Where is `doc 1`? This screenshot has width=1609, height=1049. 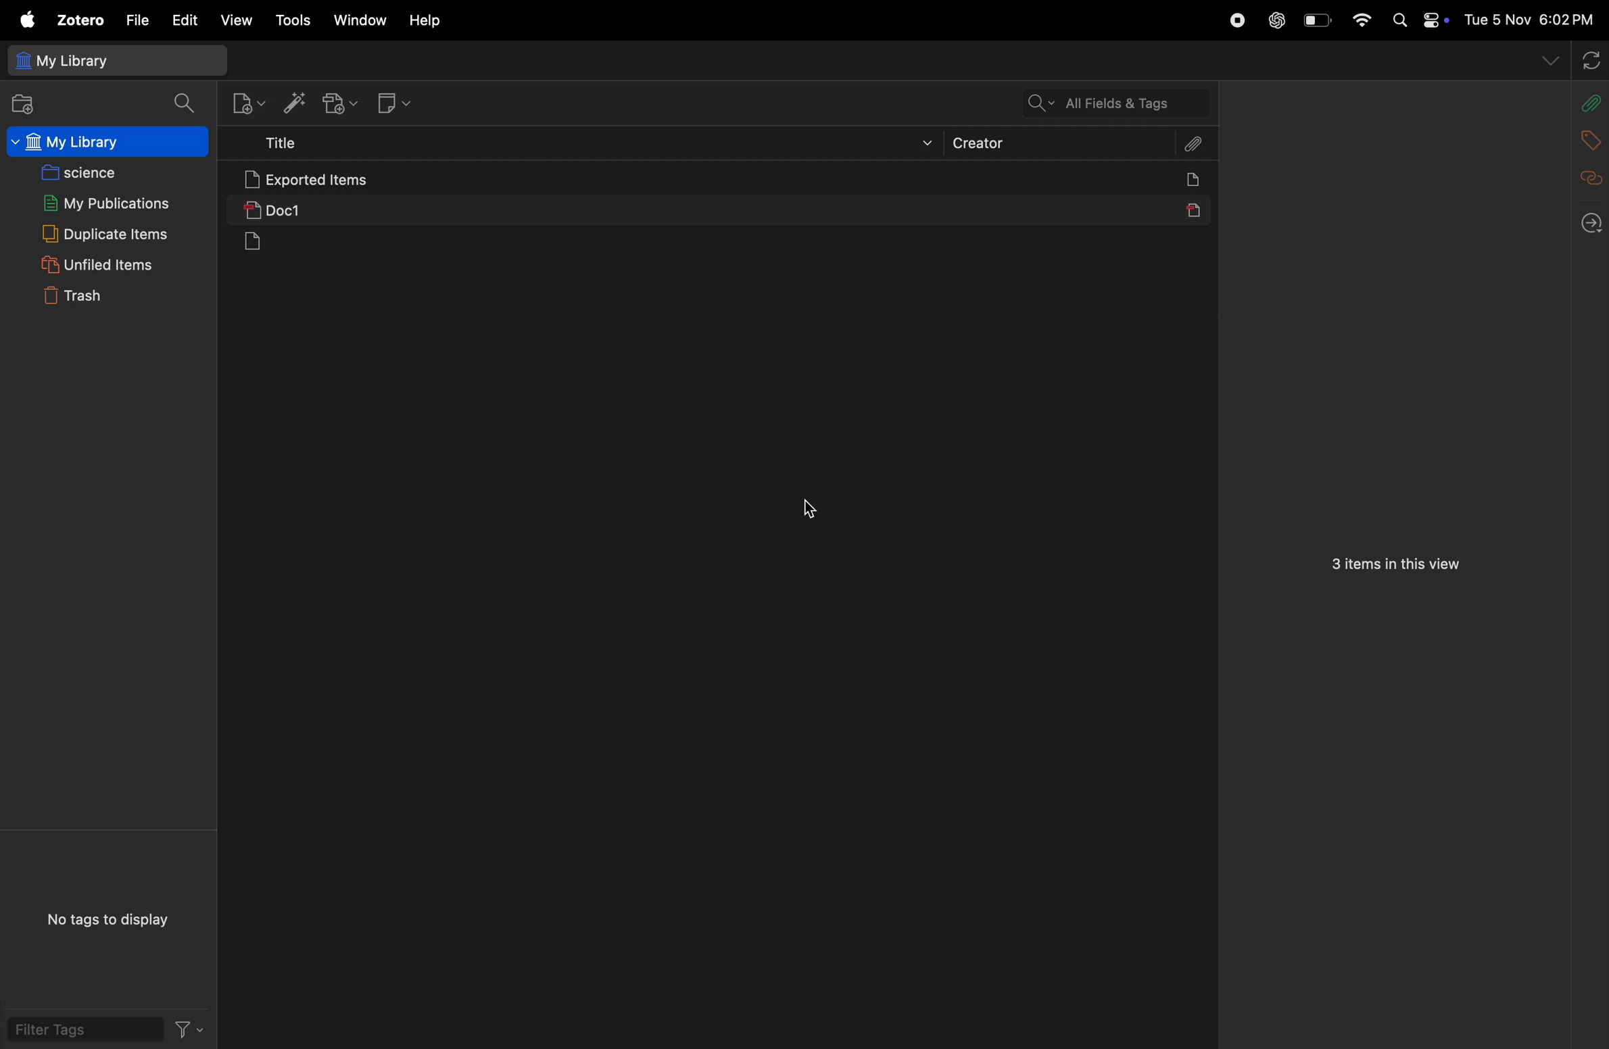
doc 1 is located at coordinates (387, 210).